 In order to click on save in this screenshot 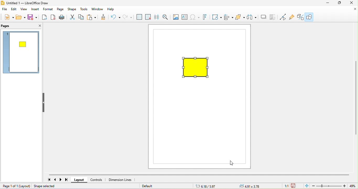, I will do `click(33, 17)`.